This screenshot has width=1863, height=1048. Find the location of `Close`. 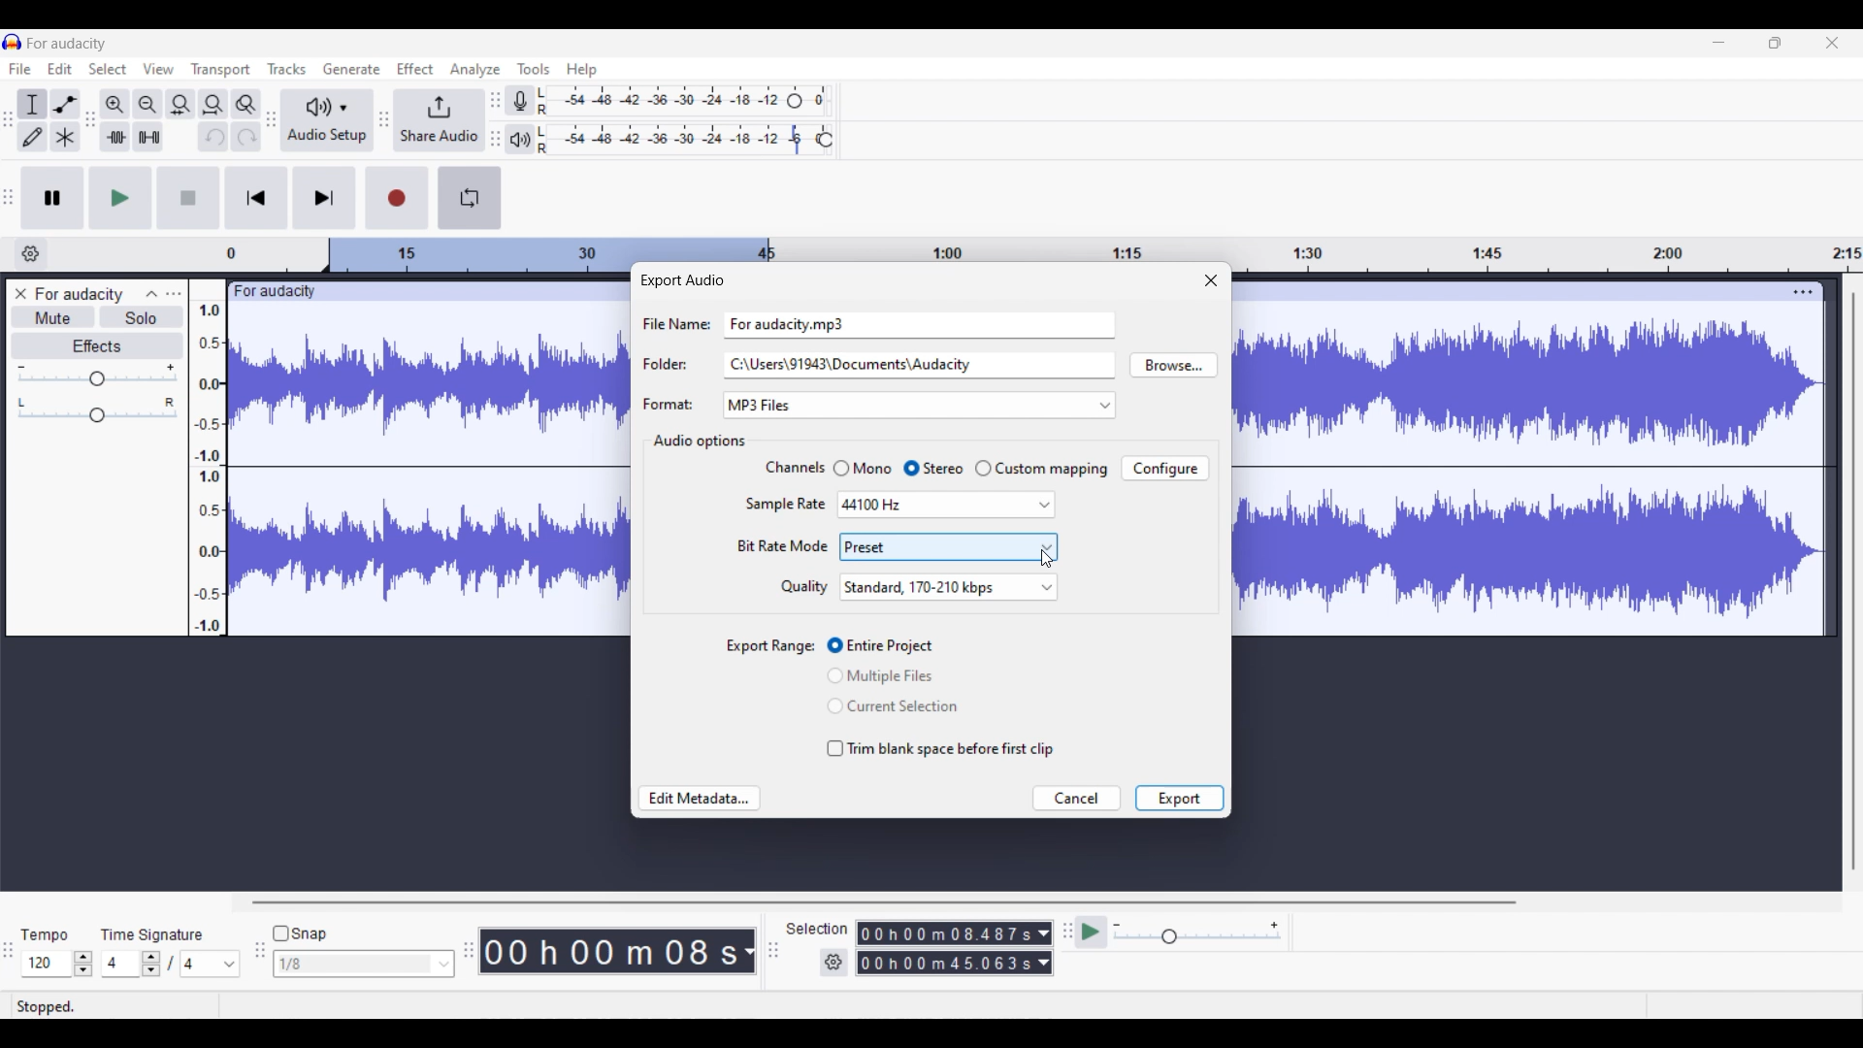

Close is located at coordinates (1211, 279).